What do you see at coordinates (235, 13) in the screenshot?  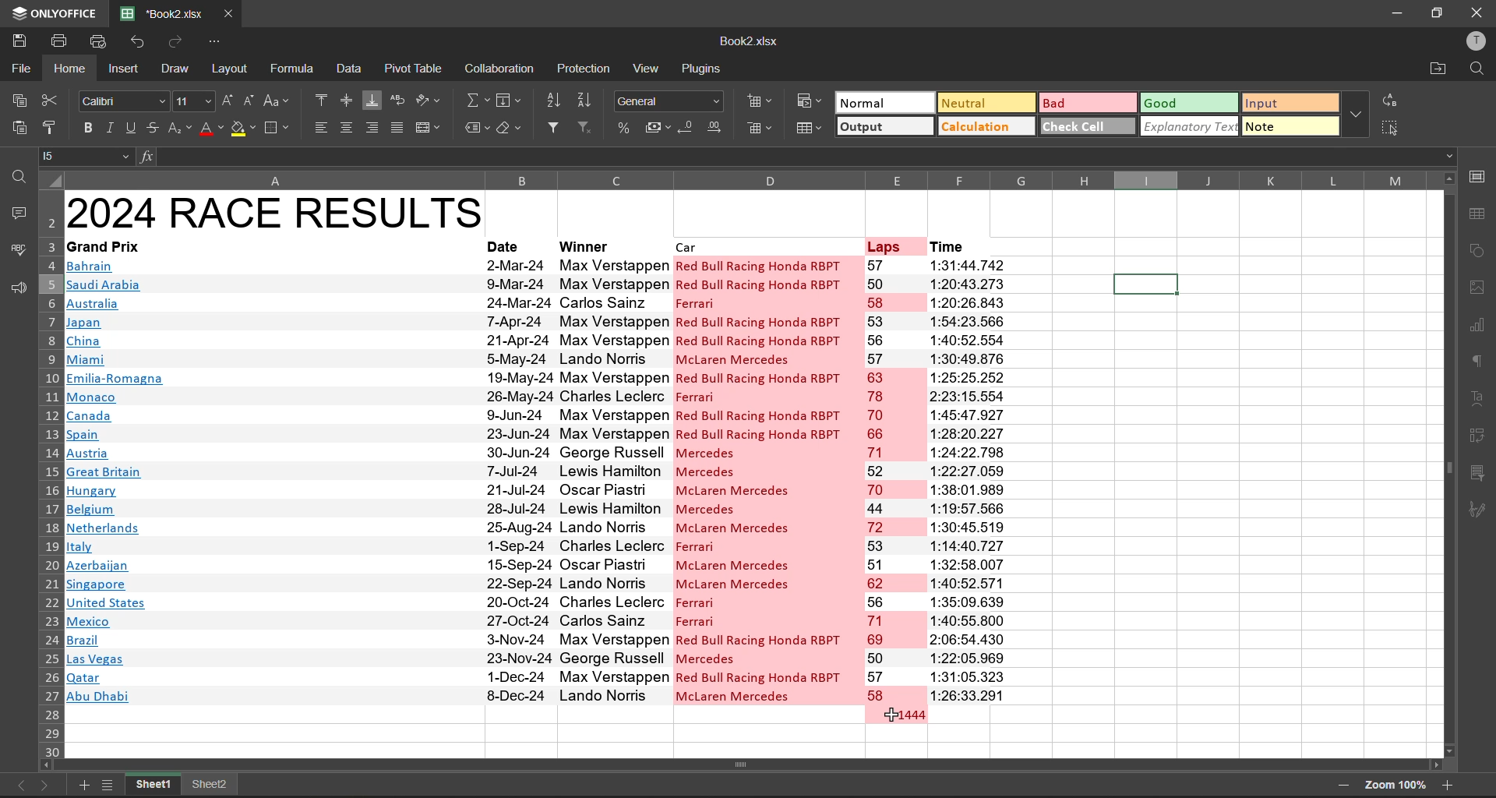 I see `close tab` at bounding box center [235, 13].